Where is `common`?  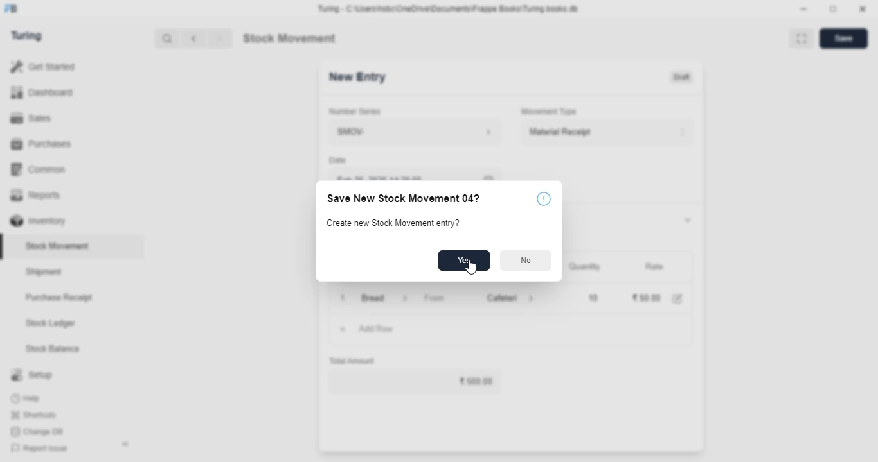
common is located at coordinates (40, 169).